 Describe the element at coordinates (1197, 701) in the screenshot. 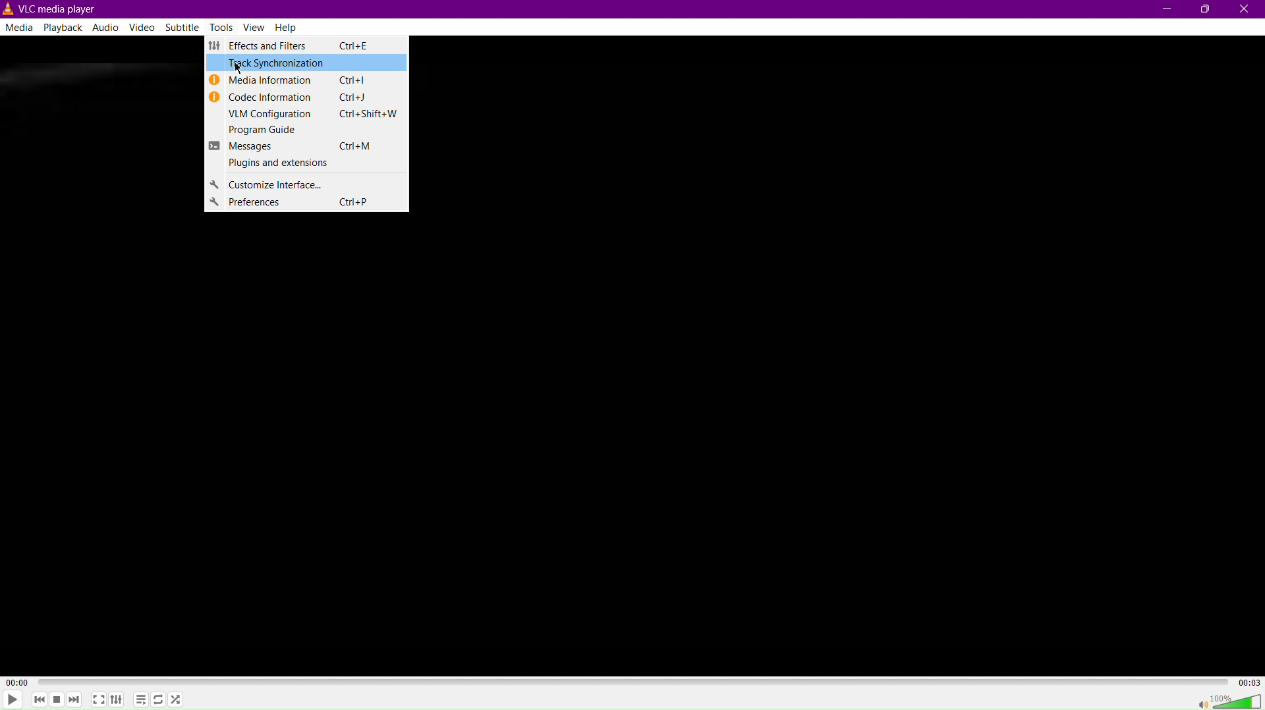

I see `mute/unmute` at that location.